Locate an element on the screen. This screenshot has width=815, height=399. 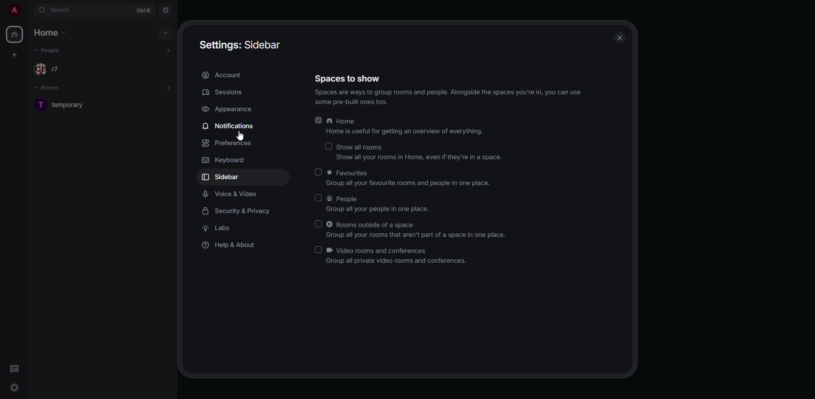
create space is located at coordinates (16, 55).